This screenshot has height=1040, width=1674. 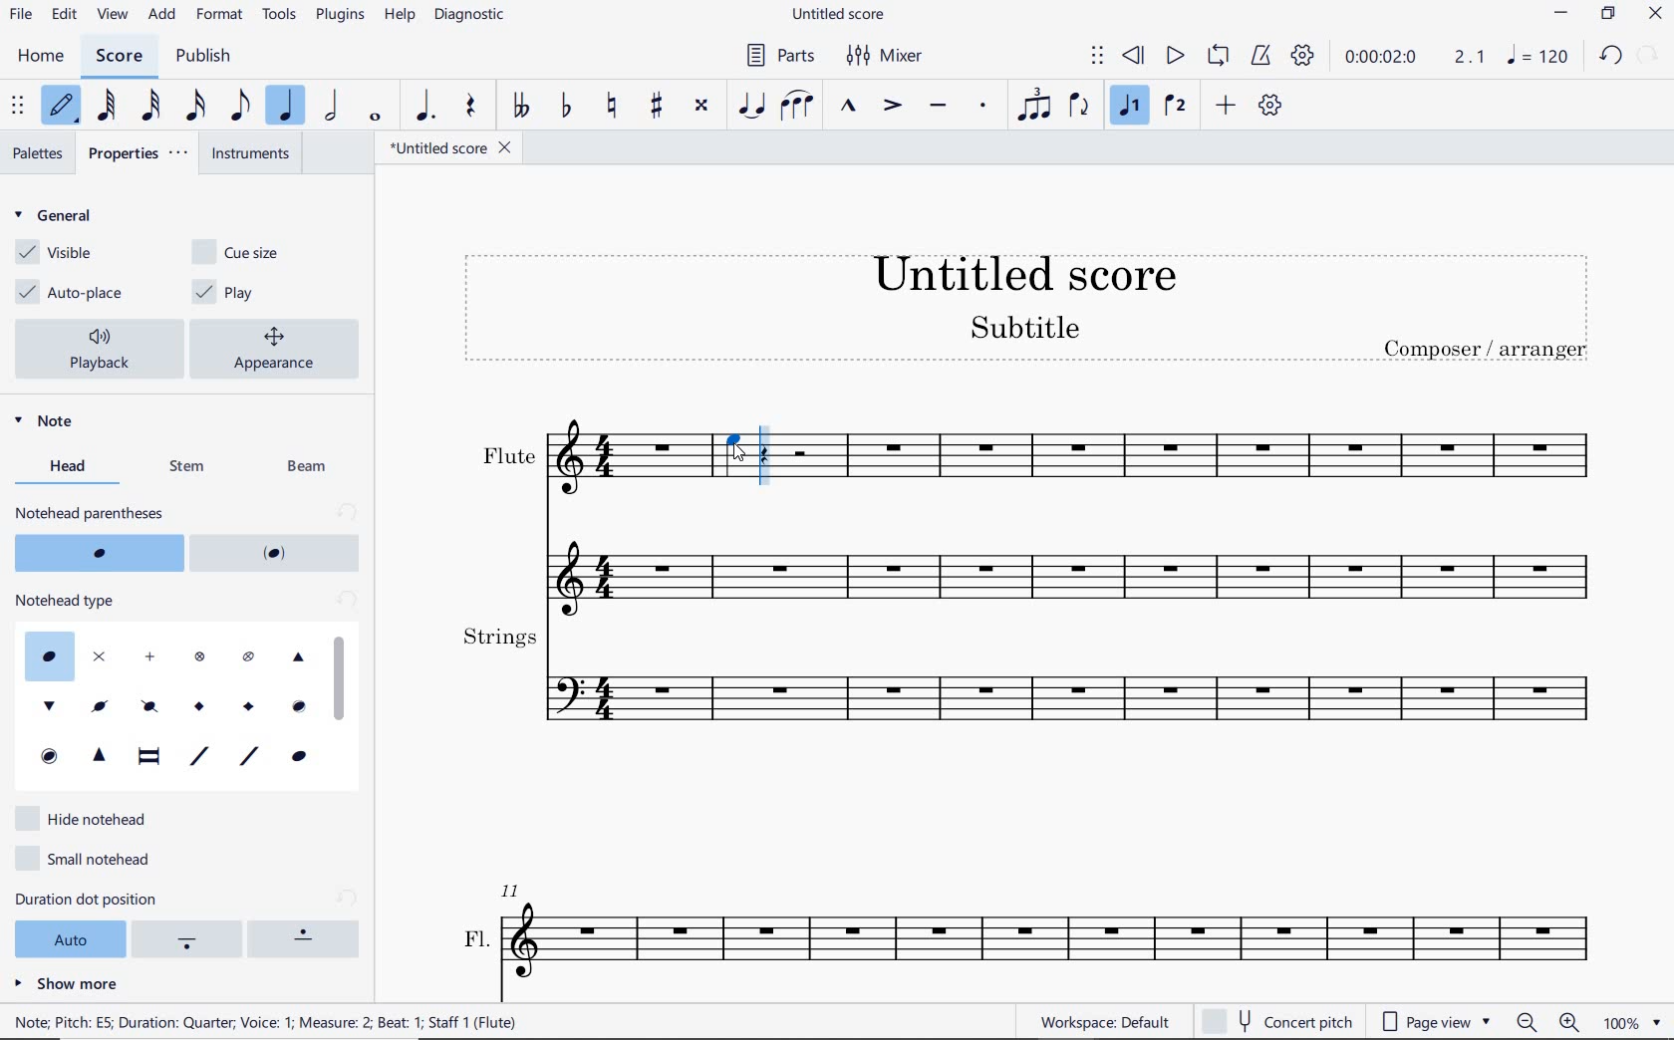 I want to click on TOGGLE NATURAL, so click(x=614, y=105).